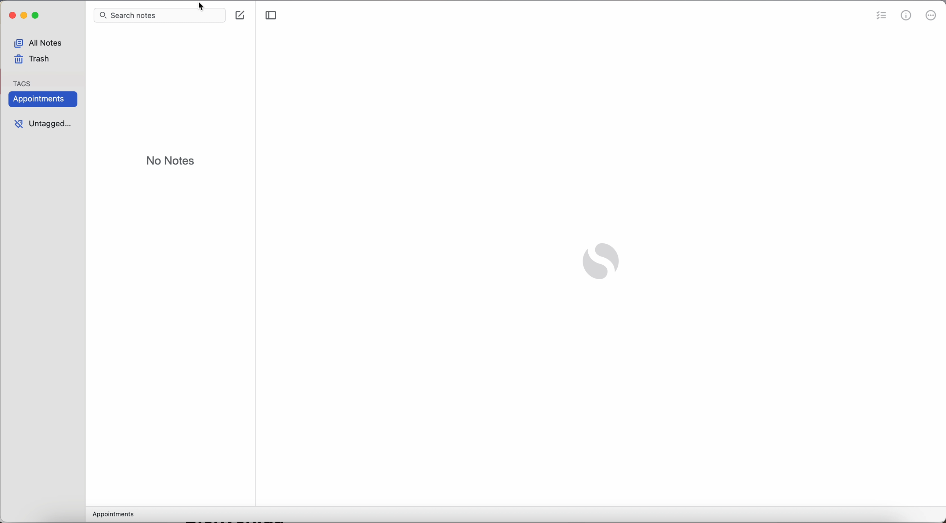  Describe the element at coordinates (24, 17) in the screenshot. I see `minimize Simplenote` at that location.